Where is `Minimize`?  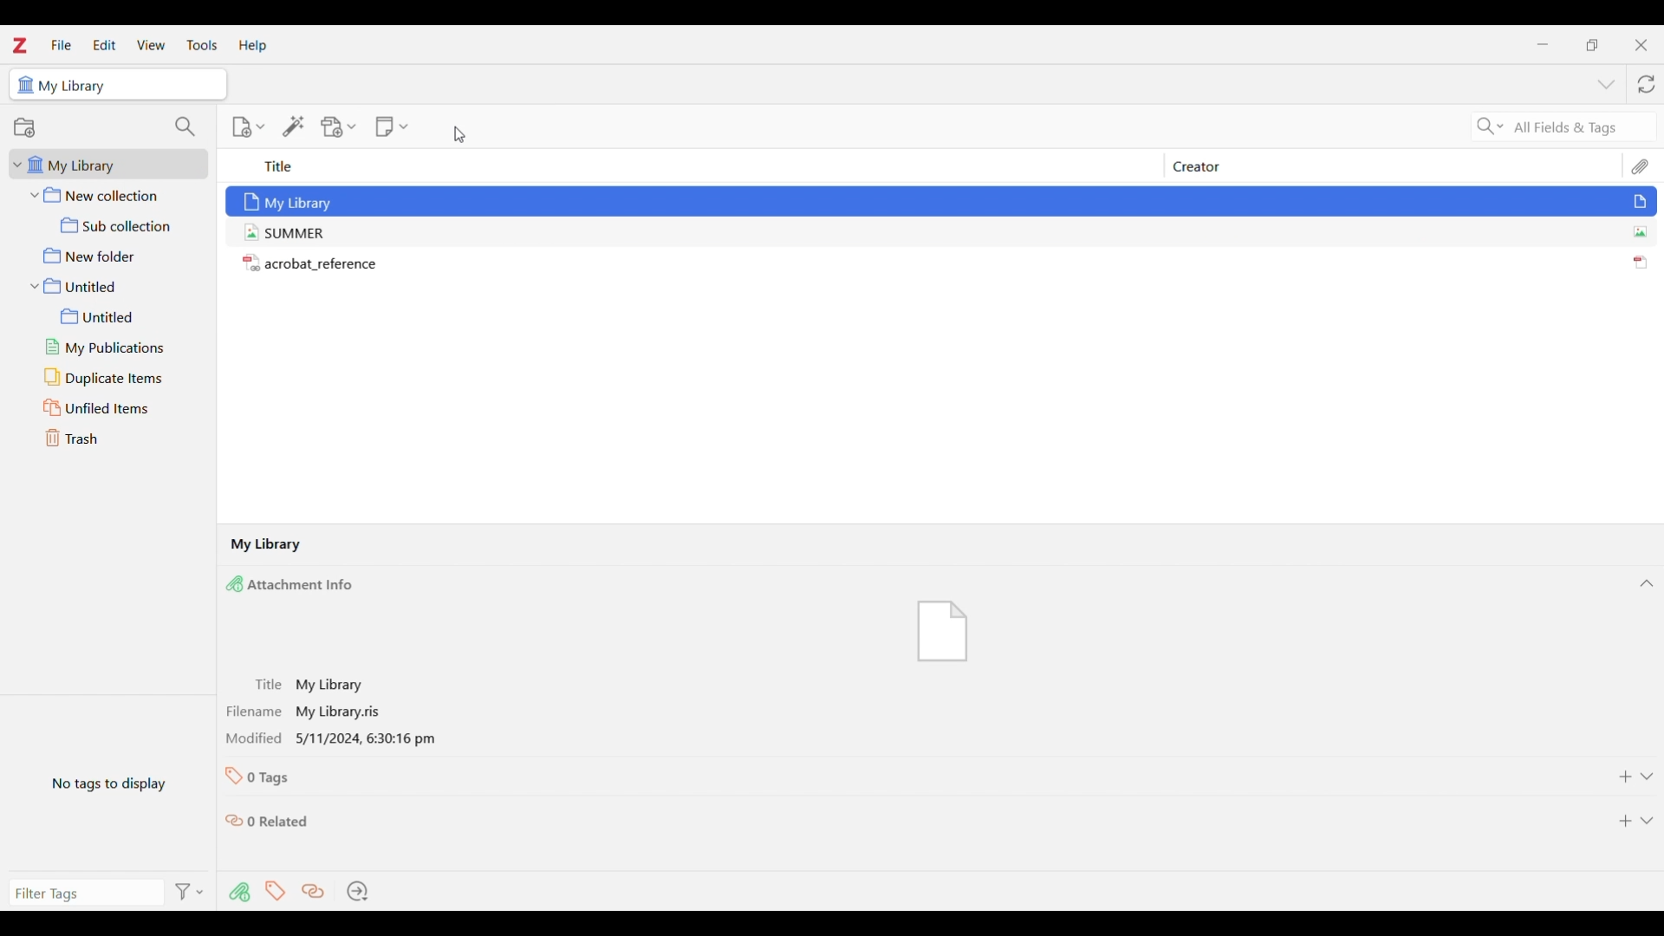 Minimize is located at coordinates (1543, 44).